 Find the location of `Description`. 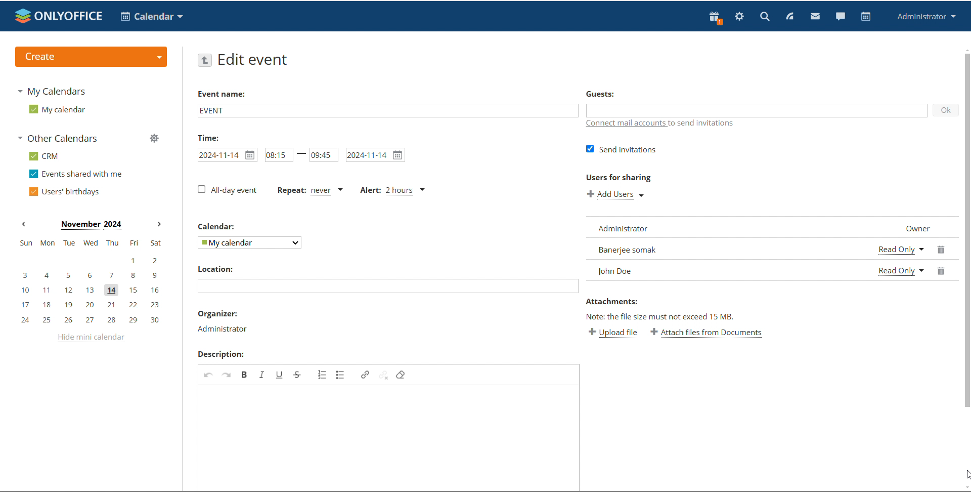

Description is located at coordinates (220, 354).